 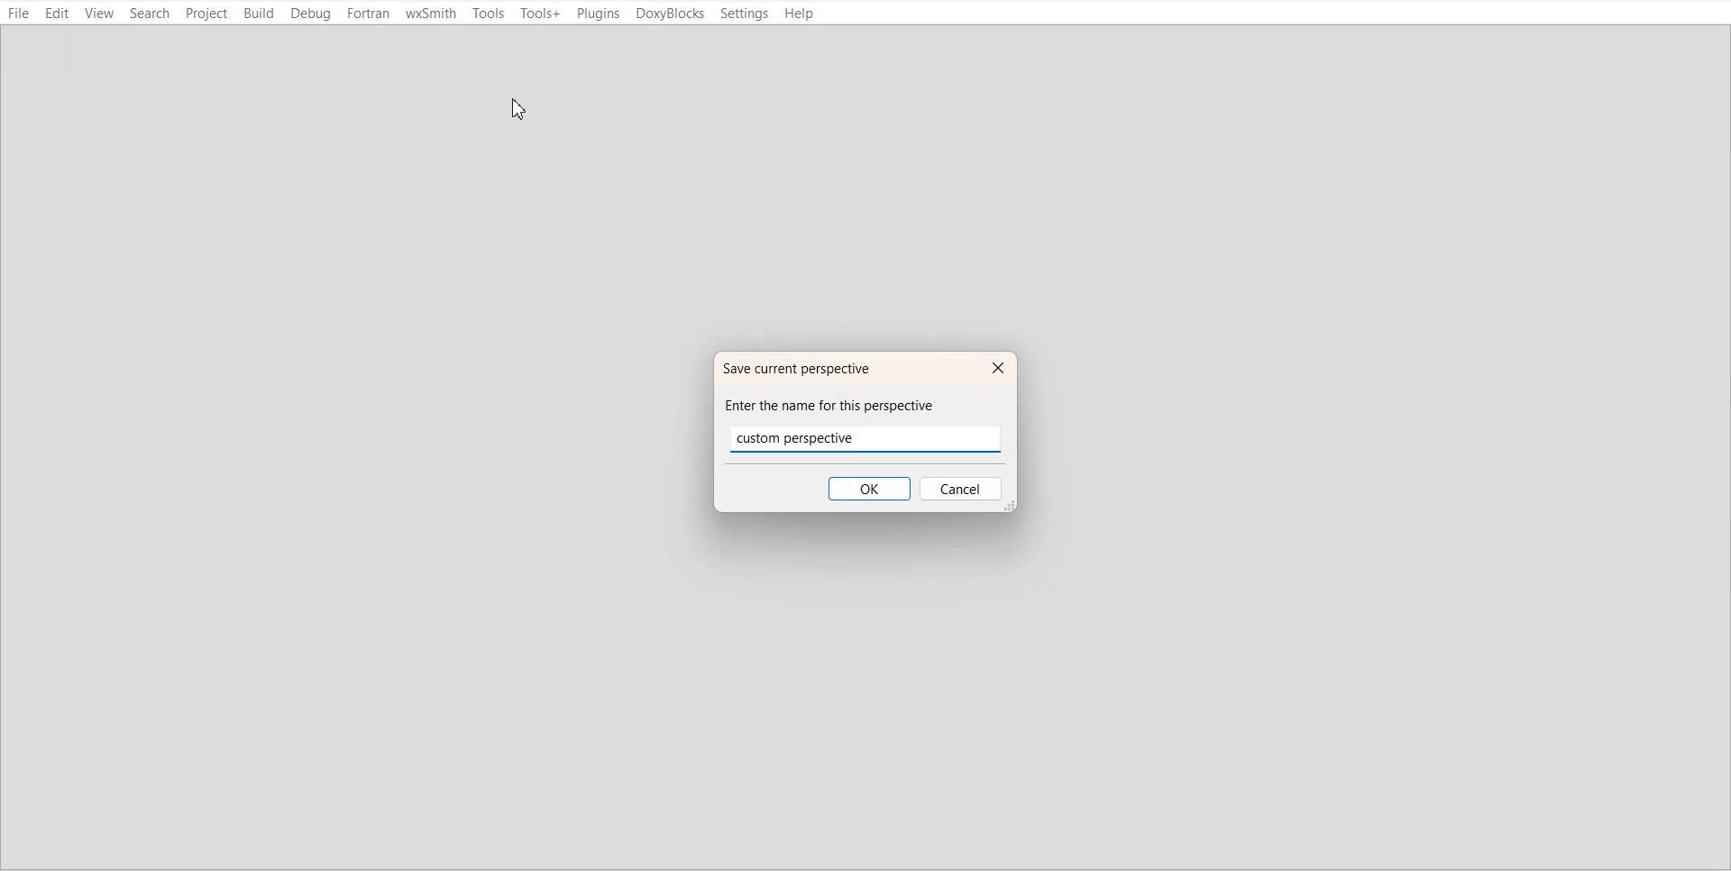 What do you see at coordinates (431, 14) in the screenshot?
I see `wxSmith` at bounding box center [431, 14].